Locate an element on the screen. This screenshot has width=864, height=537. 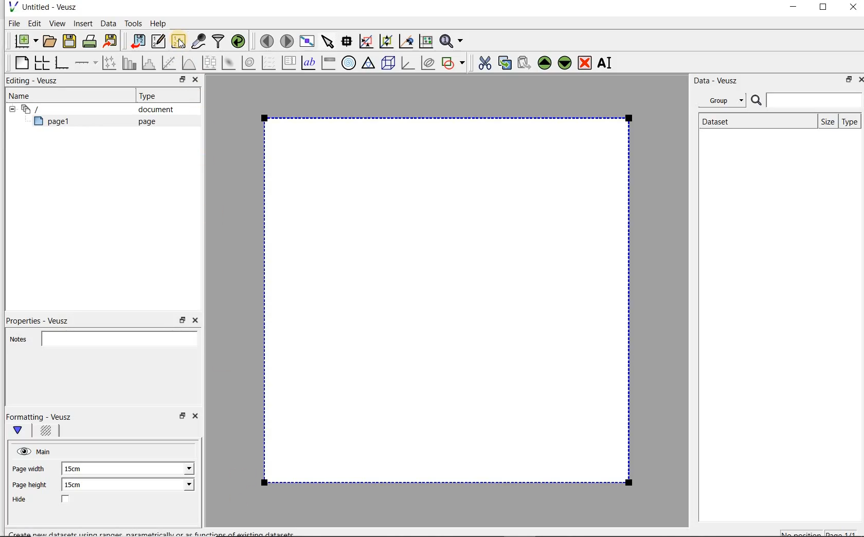
click to recenter graph axes is located at coordinates (407, 42).